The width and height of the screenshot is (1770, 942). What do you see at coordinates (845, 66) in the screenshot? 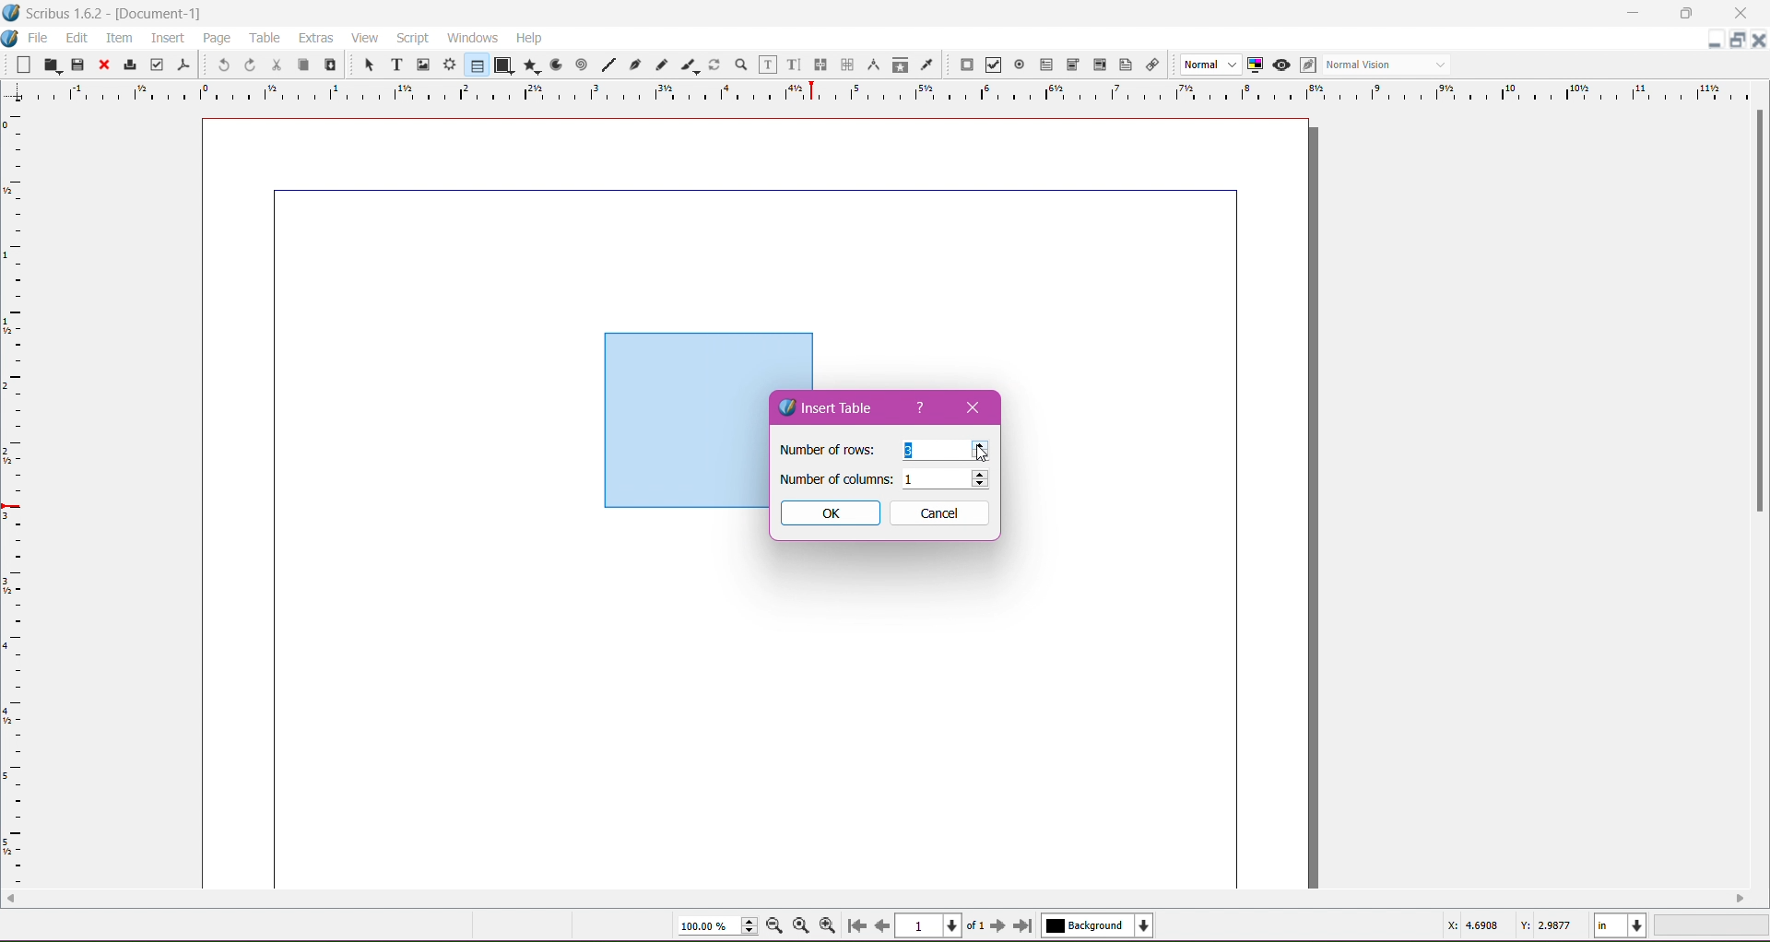
I see `Unlink Text Frames` at bounding box center [845, 66].